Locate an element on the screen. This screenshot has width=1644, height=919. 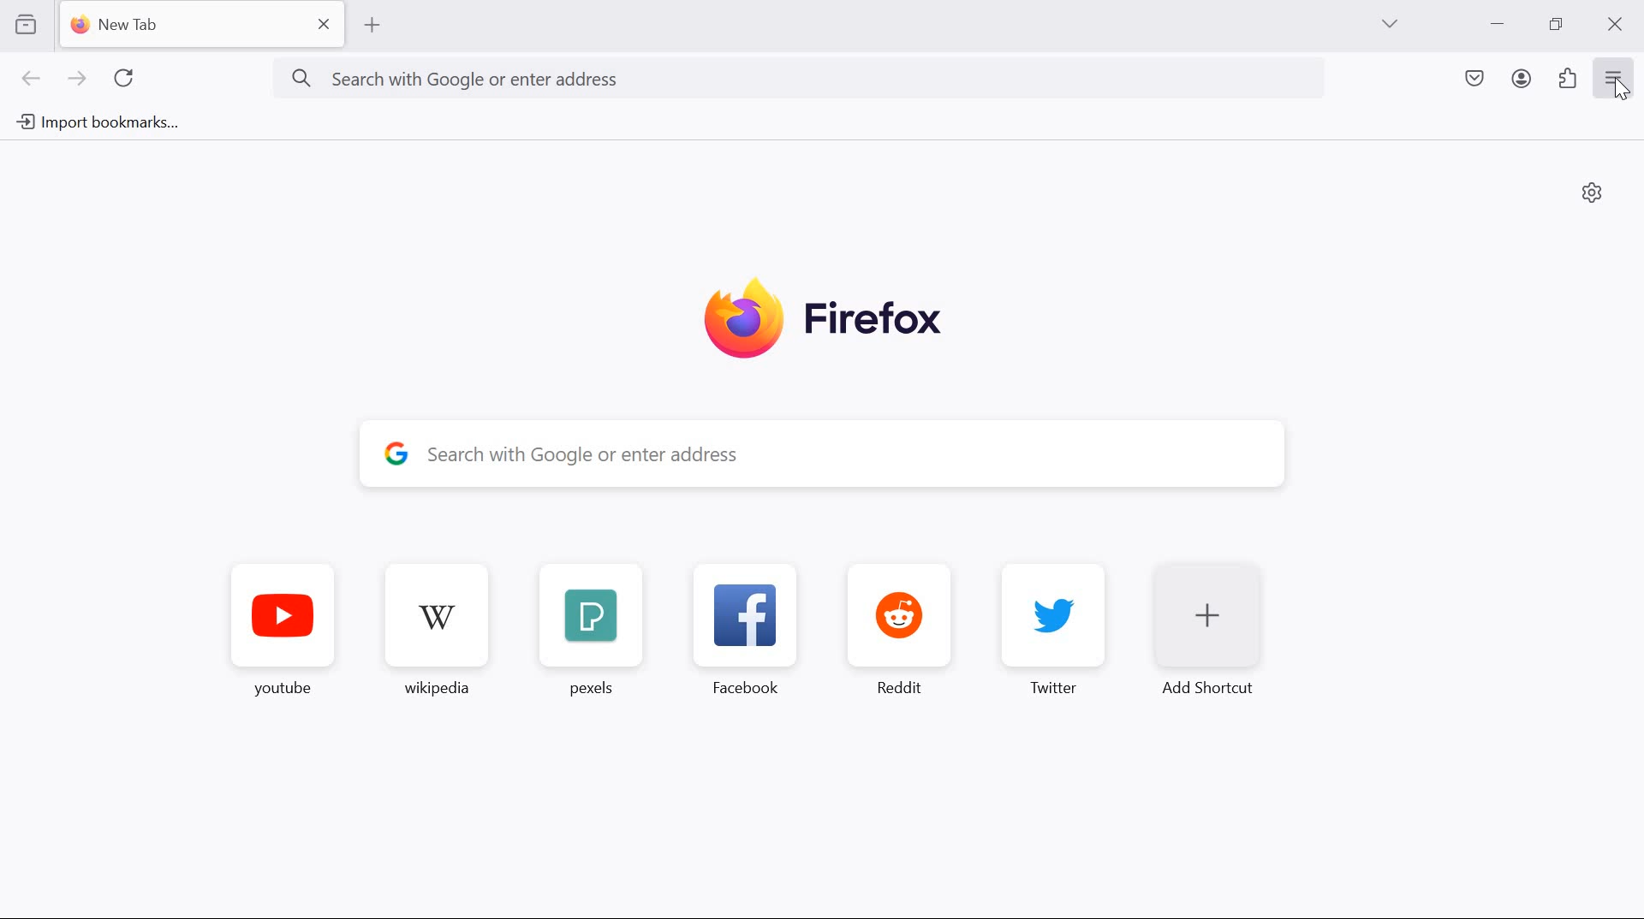
Search with Google or enter address is located at coordinates (796, 75).